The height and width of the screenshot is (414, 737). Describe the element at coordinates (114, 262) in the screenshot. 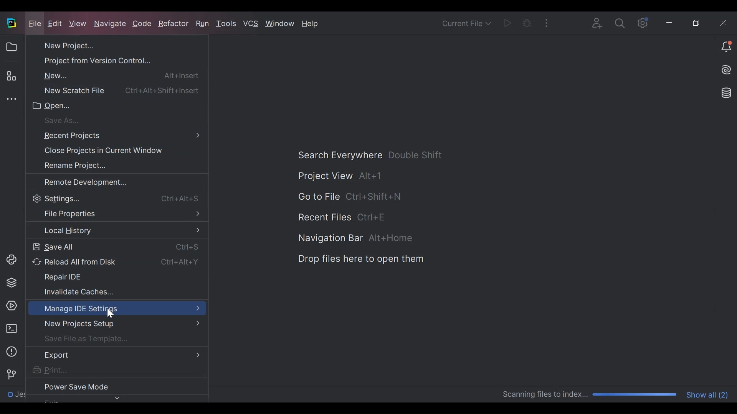

I see `Reload All from Disk` at that location.